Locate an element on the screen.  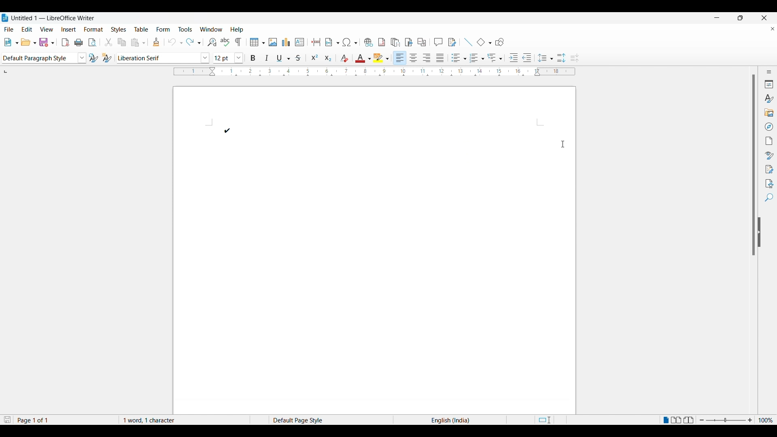
insert footnote is located at coordinates (382, 42).